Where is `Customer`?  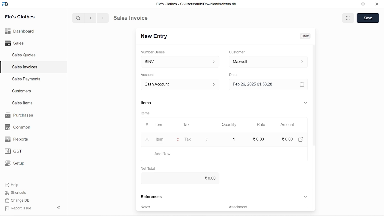 Customer is located at coordinates (268, 61).